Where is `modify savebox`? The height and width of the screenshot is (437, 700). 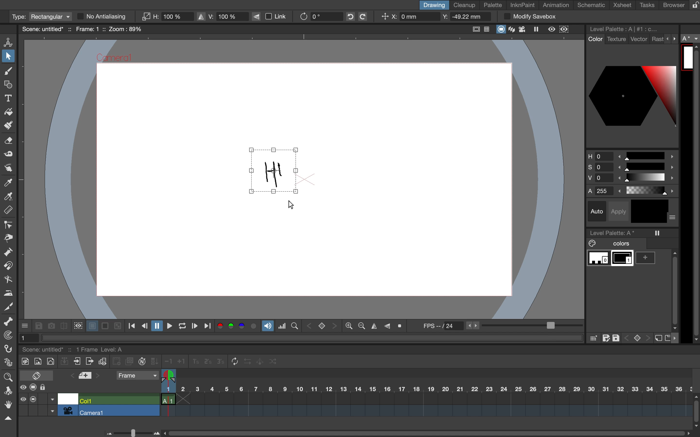
modify savebox is located at coordinates (530, 17).